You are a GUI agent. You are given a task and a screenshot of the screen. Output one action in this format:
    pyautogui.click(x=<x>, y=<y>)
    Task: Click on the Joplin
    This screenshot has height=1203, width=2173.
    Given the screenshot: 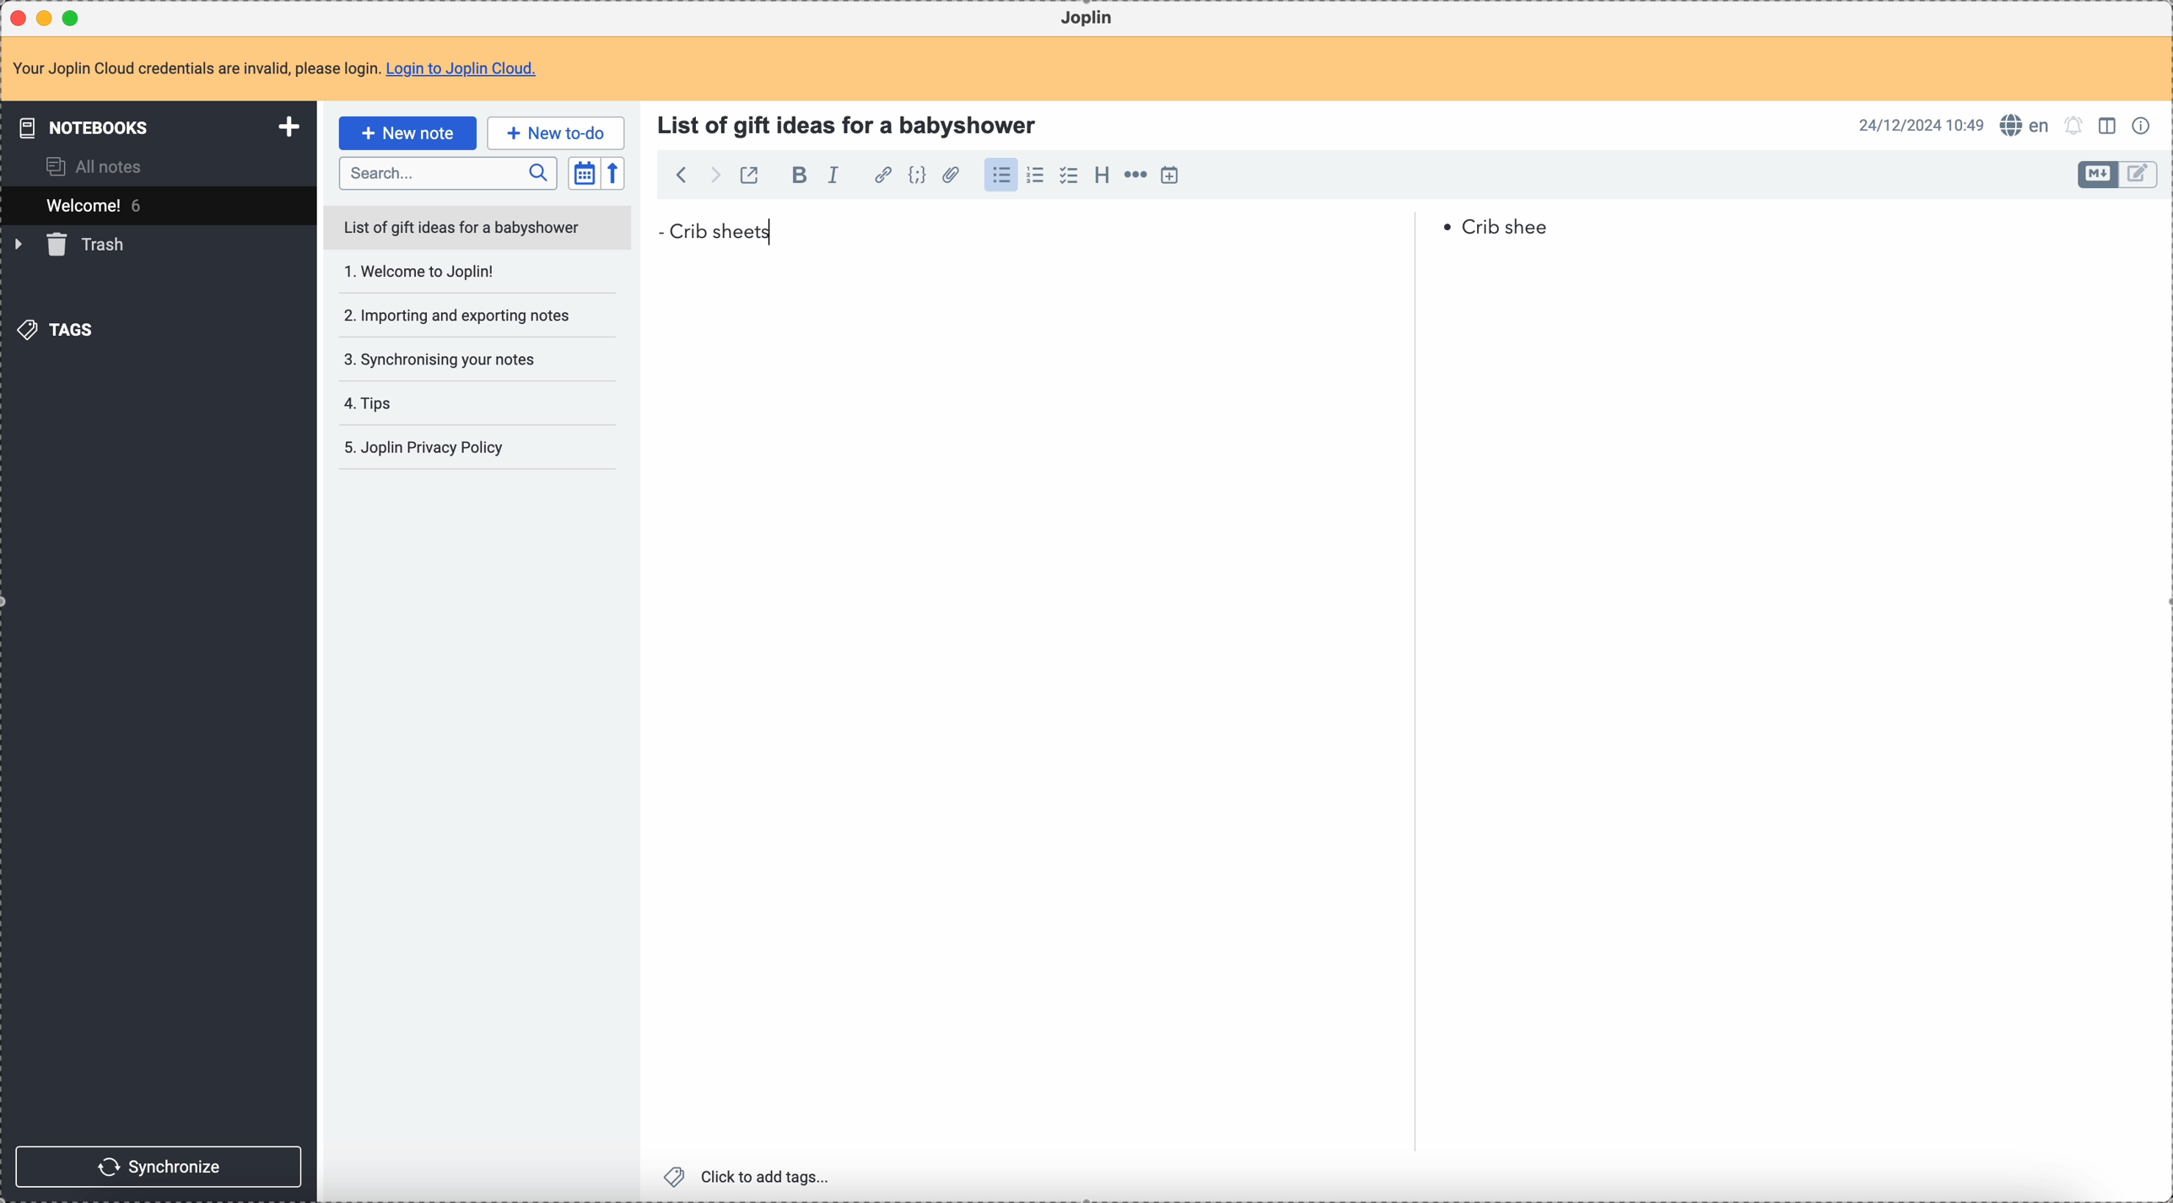 What is the action you would take?
    pyautogui.click(x=1091, y=19)
    